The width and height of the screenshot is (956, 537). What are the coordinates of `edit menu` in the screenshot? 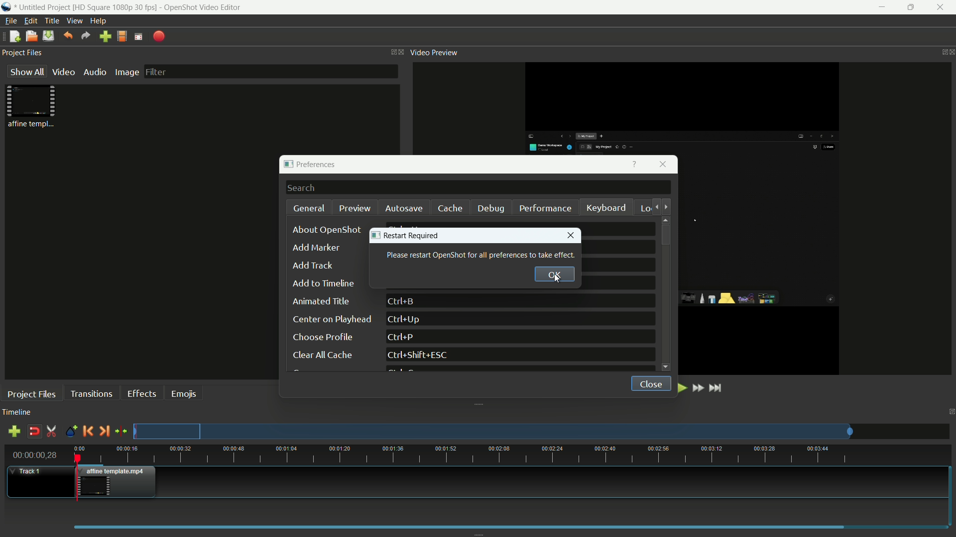 It's located at (31, 21).